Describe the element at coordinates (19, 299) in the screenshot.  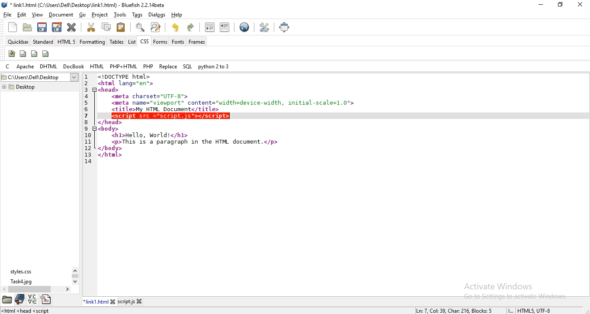
I see `bookmark` at that location.